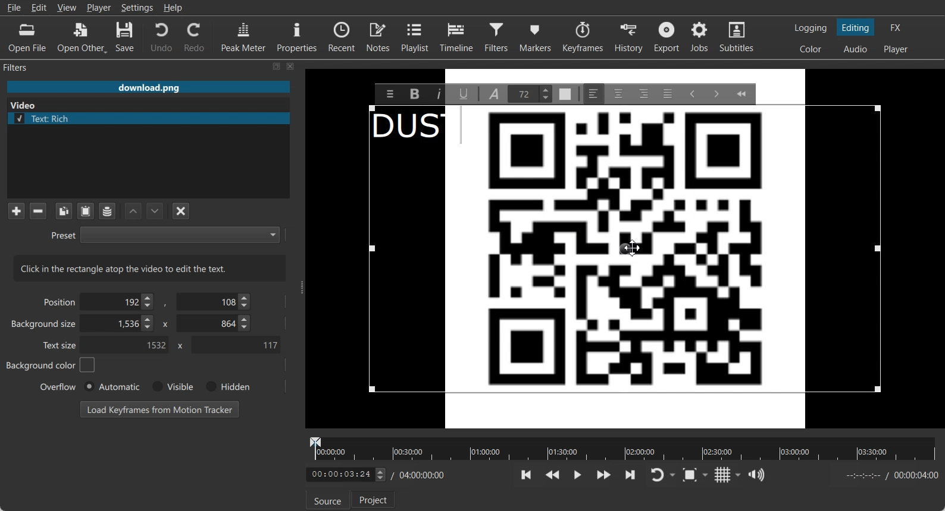 This screenshot has height=511, width=945. Describe the element at coordinates (811, 28) in the screenshot. I see `Switching to the logging layout` at that location.